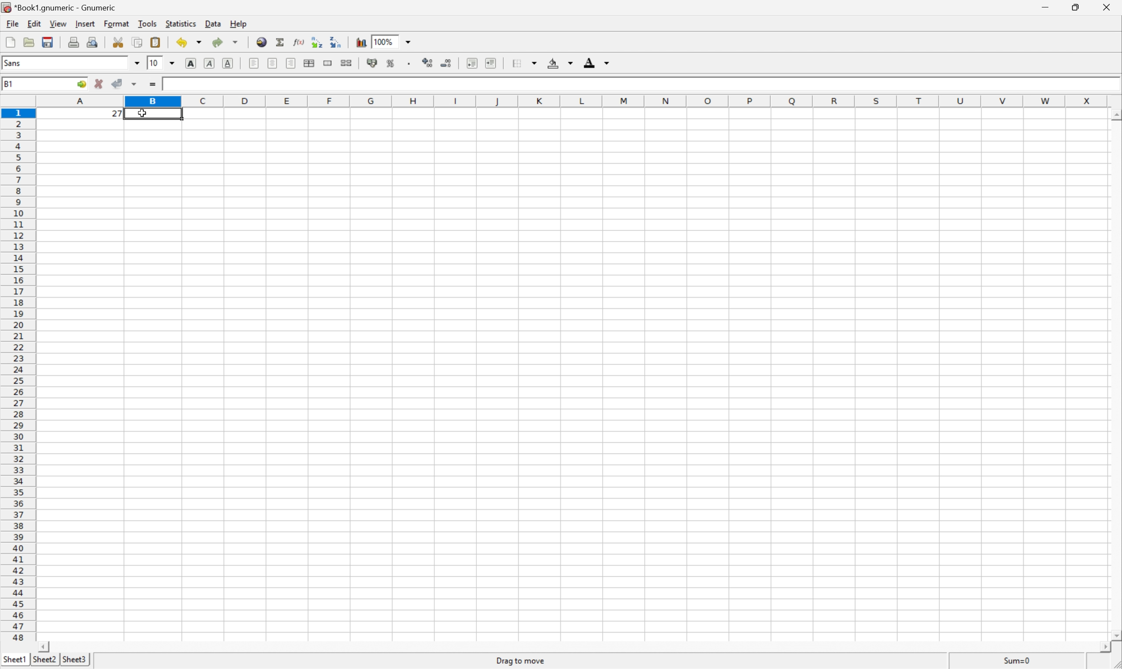  I want to click on Increase indent, and align the contents to the left, so click(490, 62).